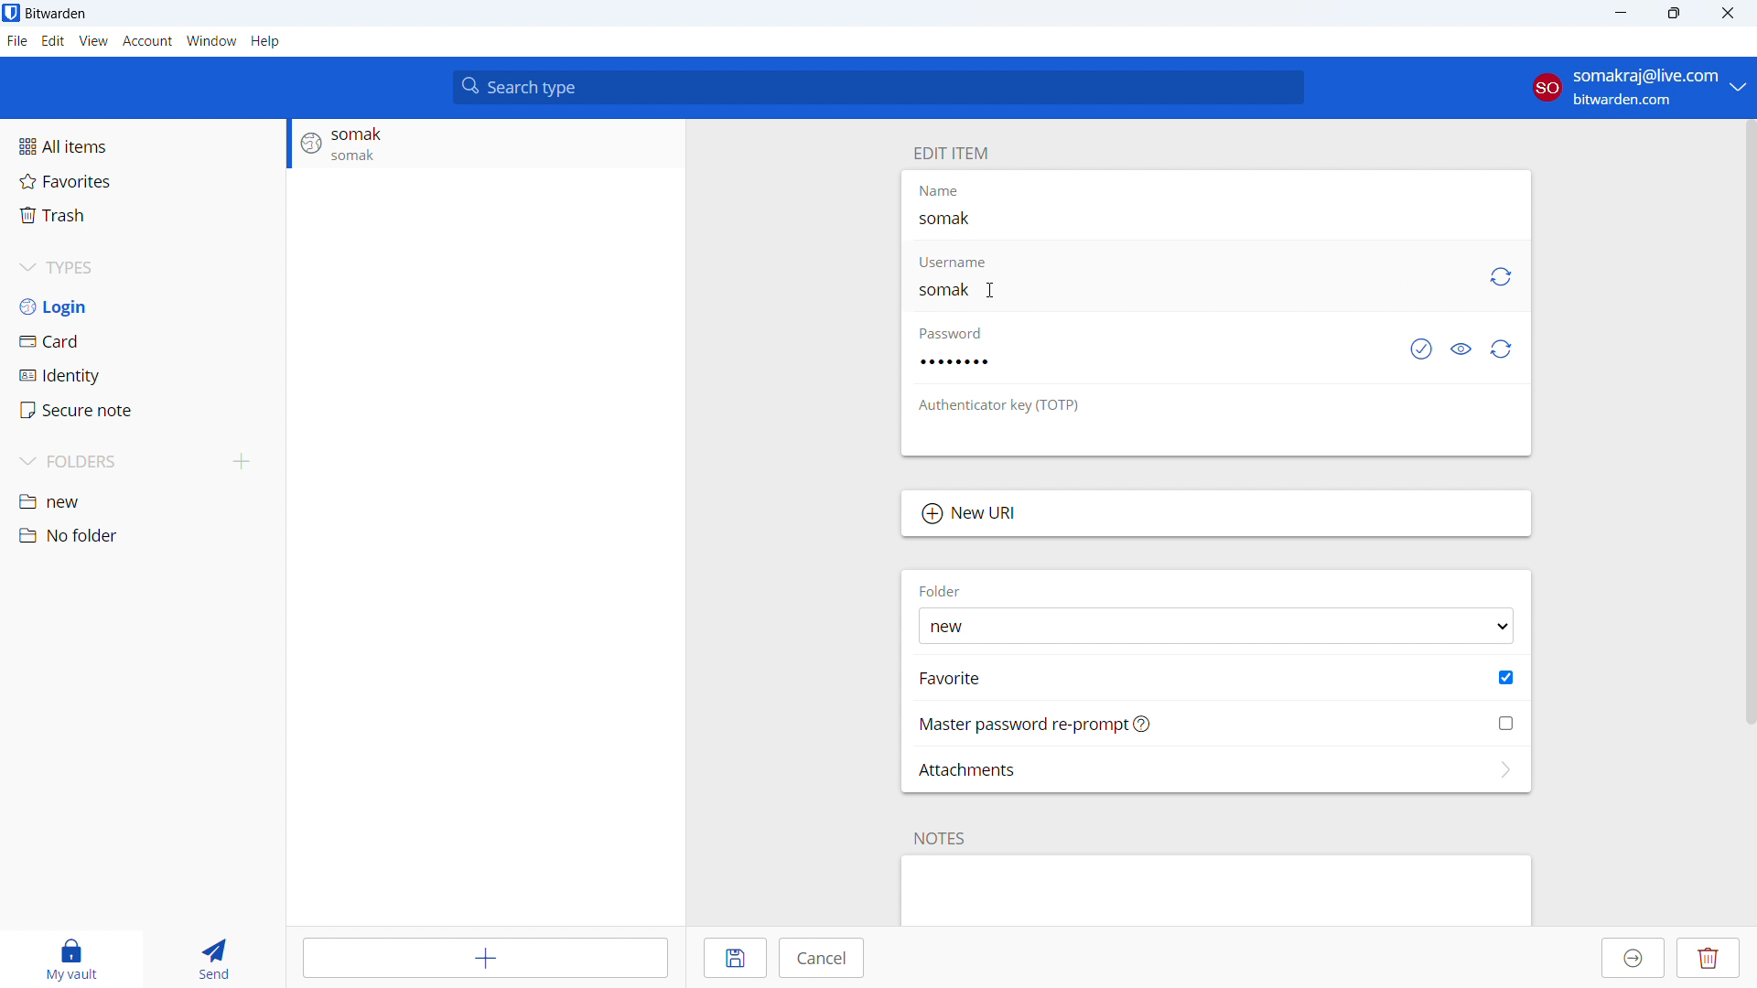  I want to click on cancel, so click(823, 959).